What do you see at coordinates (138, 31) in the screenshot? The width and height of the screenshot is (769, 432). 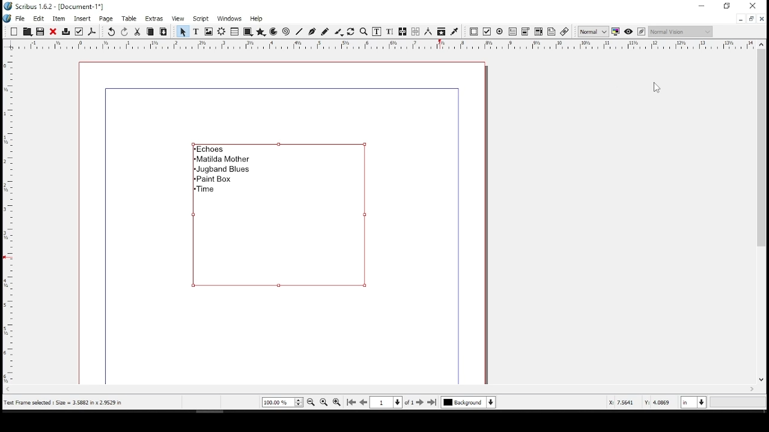 I see `cut` at bounding box center [138, 31].